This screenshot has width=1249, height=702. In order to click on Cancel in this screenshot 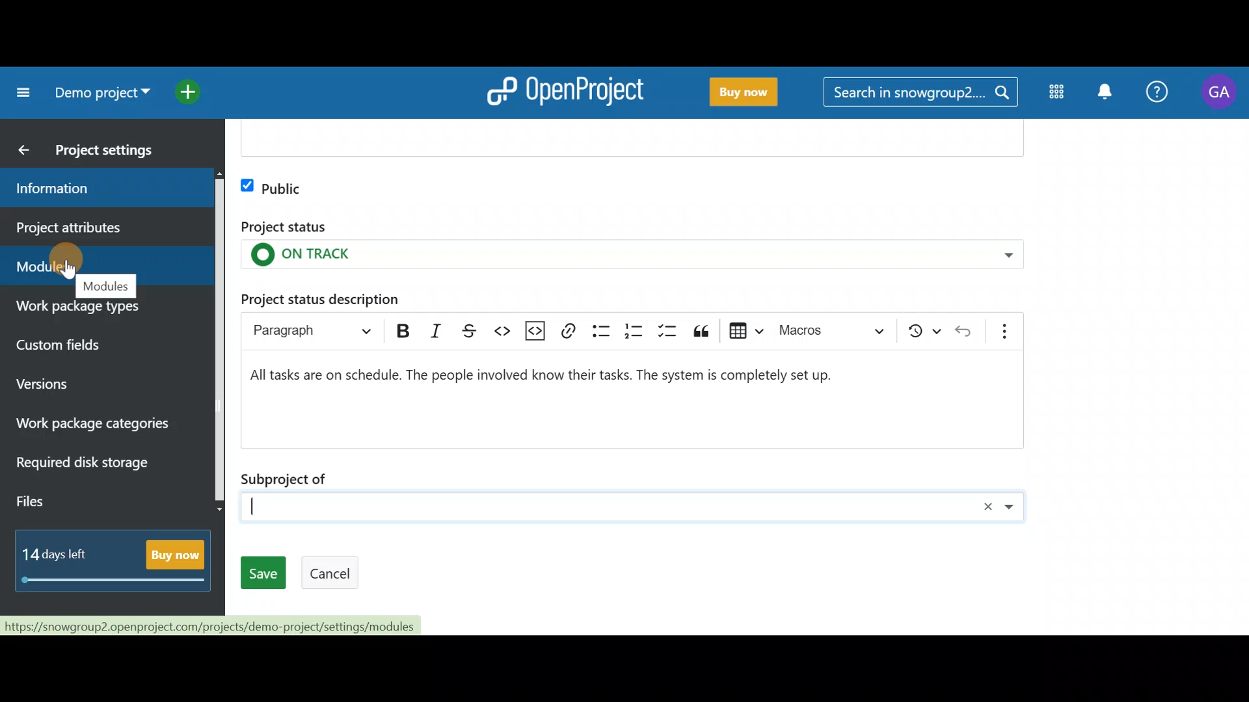, I will do `click(331, 573)`.